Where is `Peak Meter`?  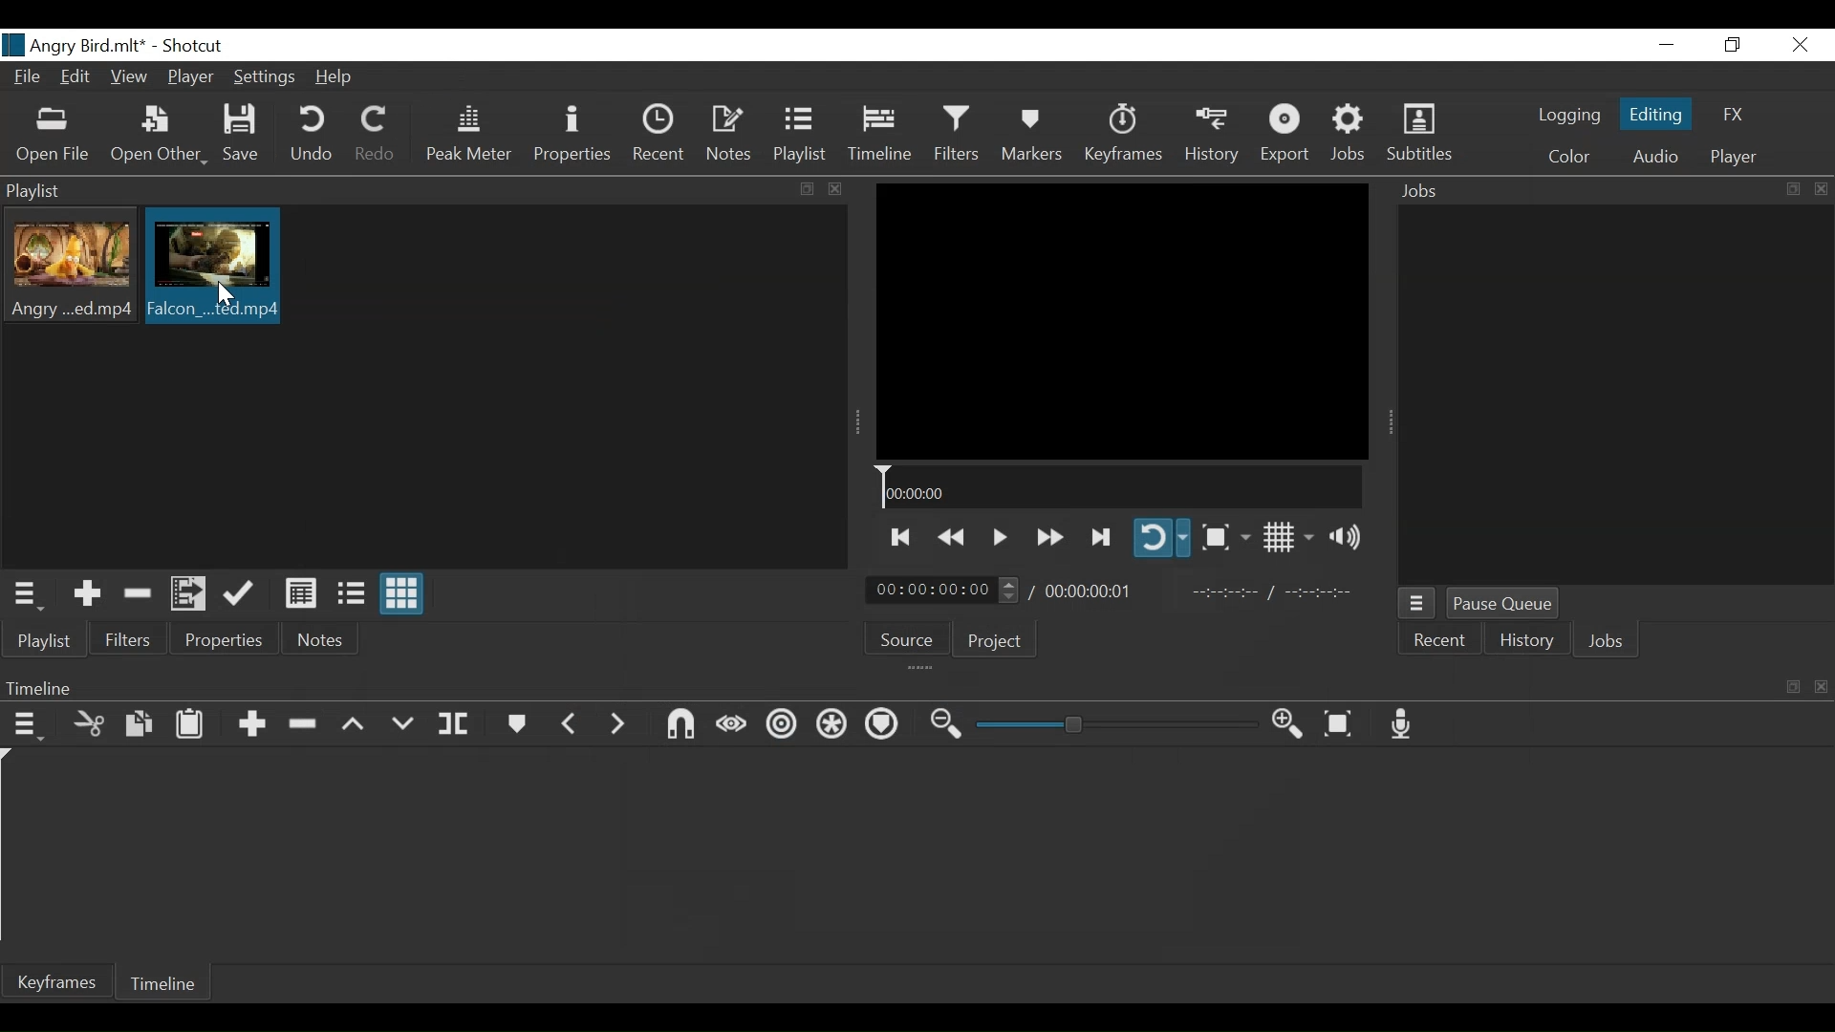
Peak Meter is located at coordinates (473, 135).